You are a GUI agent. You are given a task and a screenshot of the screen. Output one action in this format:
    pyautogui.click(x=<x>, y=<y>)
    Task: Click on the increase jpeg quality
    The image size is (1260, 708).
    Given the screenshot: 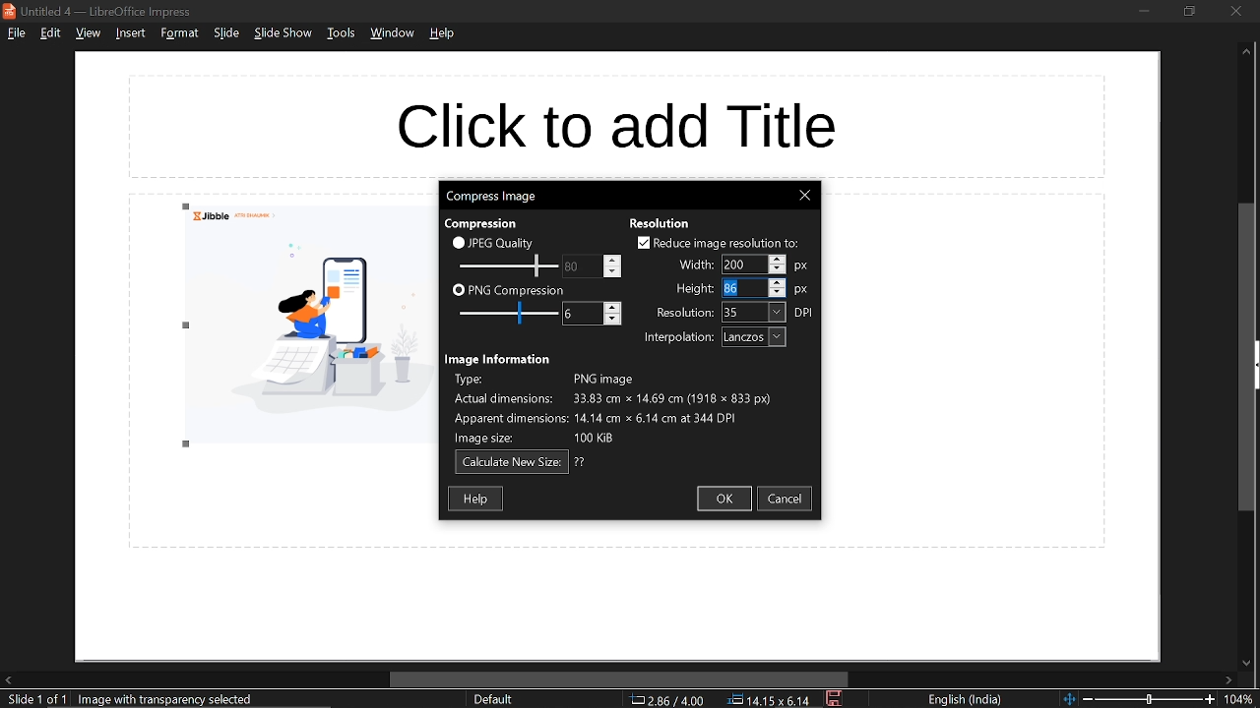 What is the action you would take?
    pyautogui.click(x=612, y=260)
    